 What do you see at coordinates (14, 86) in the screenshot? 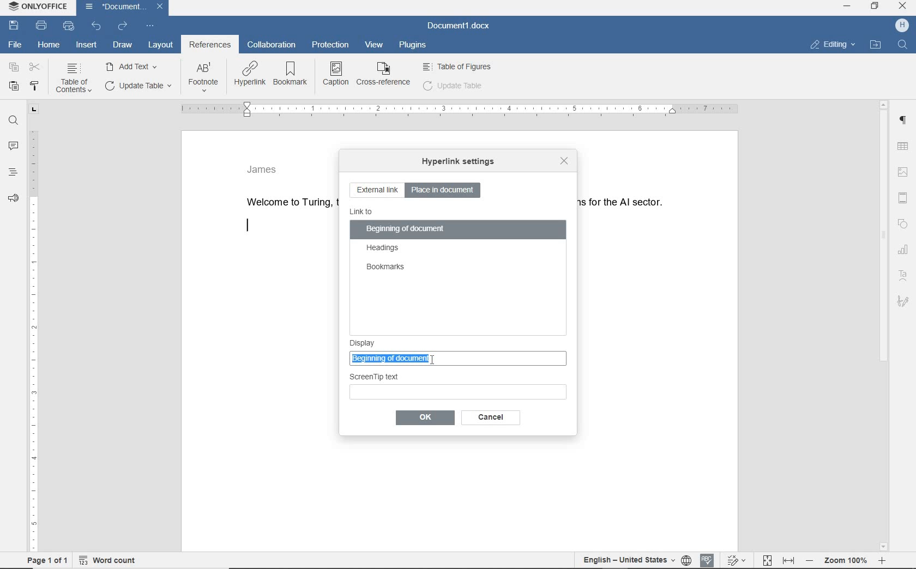
I see `paste` at bounding box center [14, 86].